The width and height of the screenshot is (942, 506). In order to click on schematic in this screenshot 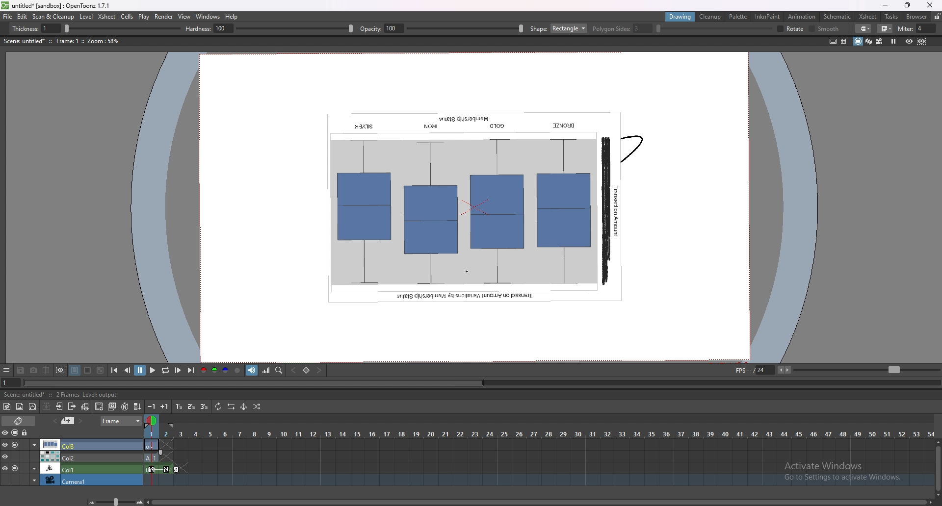, I will do `click(837, 16)`.